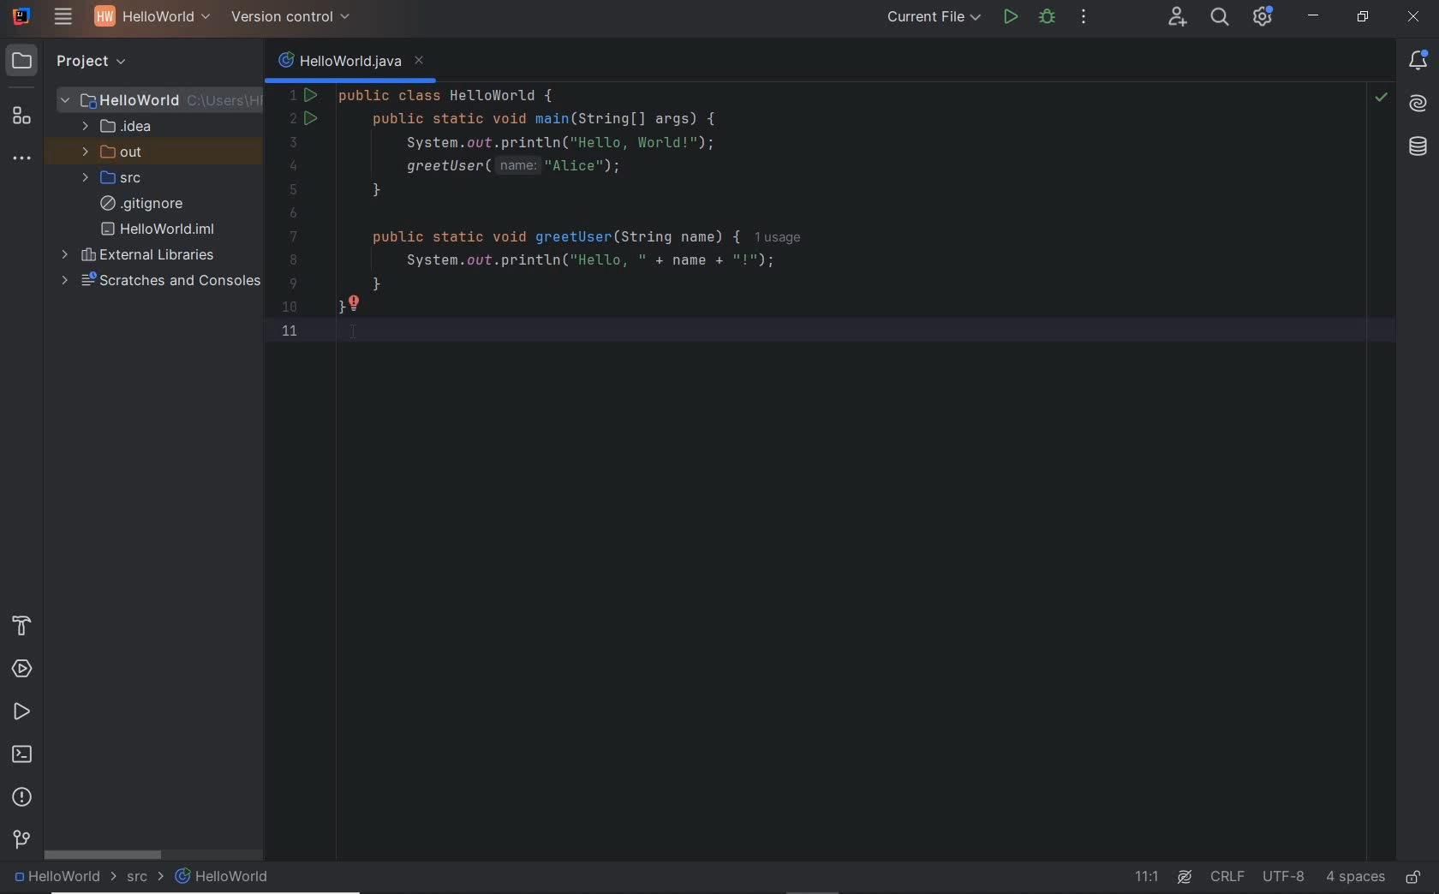 The width and height of the screenshot is (1439, 894). I want to click on current file, so click(932, 16).